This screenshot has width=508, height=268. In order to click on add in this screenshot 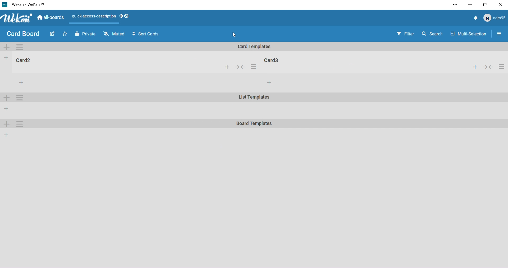, I will do `click(8, 47)`.